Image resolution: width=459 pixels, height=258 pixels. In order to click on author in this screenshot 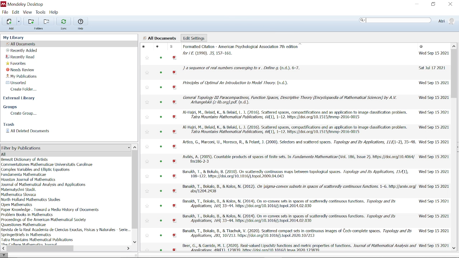, I will do `click(48, 164)`.